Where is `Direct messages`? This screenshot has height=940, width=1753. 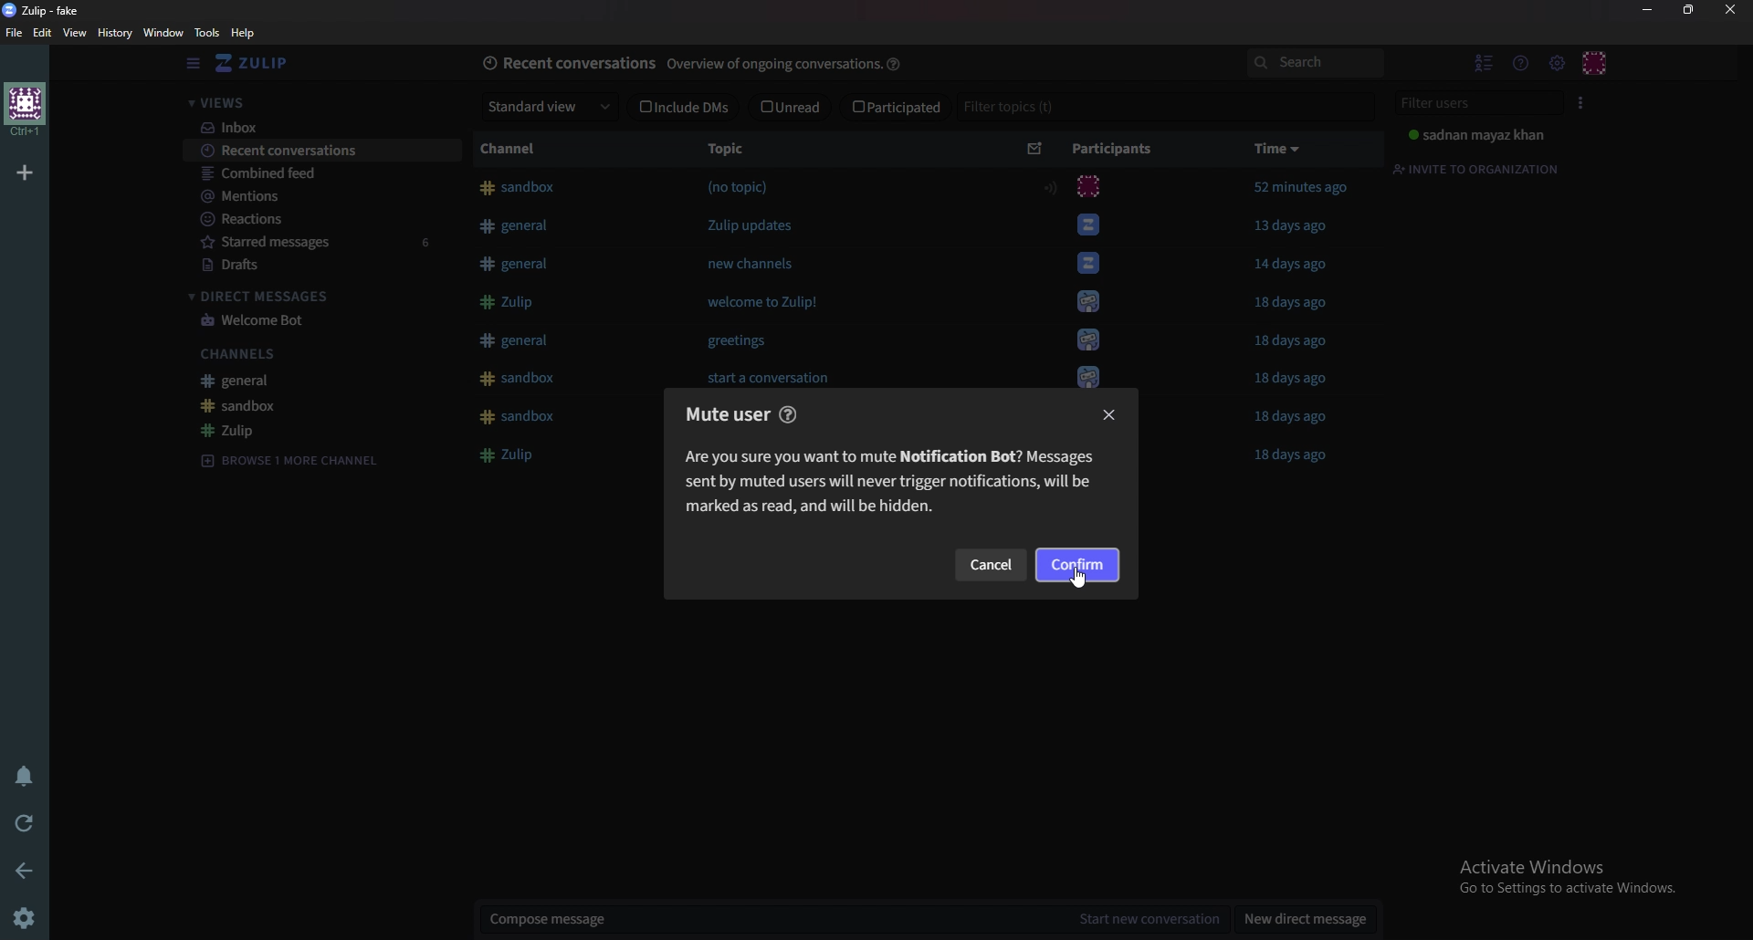
Direct messages is located at coordinates (304, 295).